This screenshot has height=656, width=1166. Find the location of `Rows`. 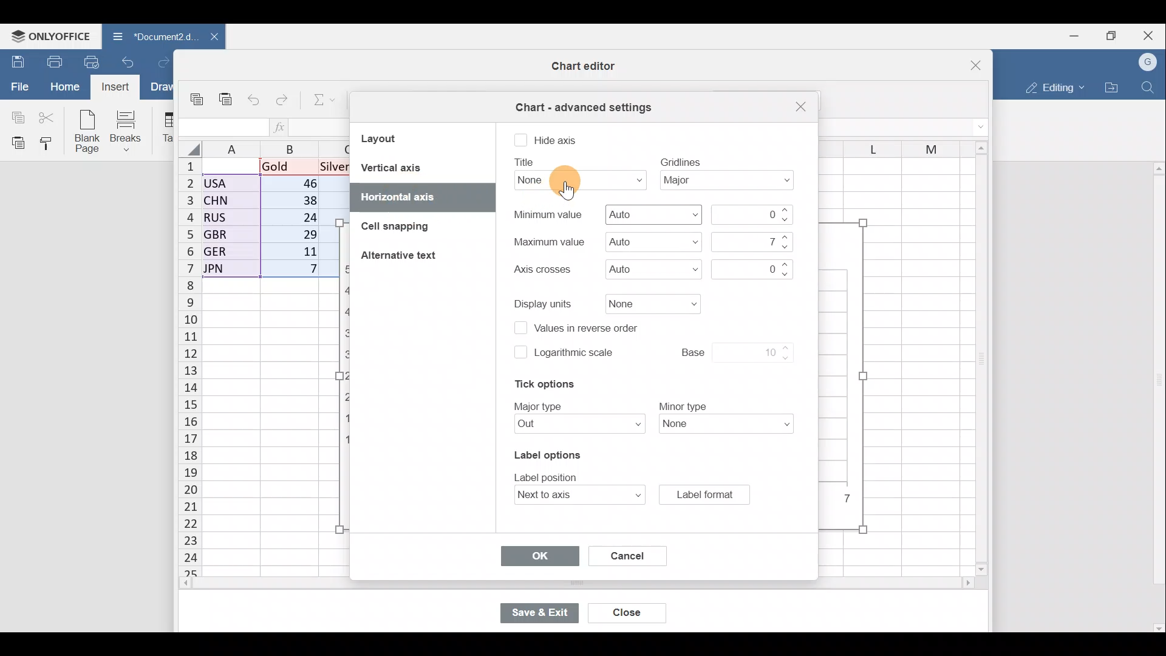

Rows is located at coordinates (182, 368).